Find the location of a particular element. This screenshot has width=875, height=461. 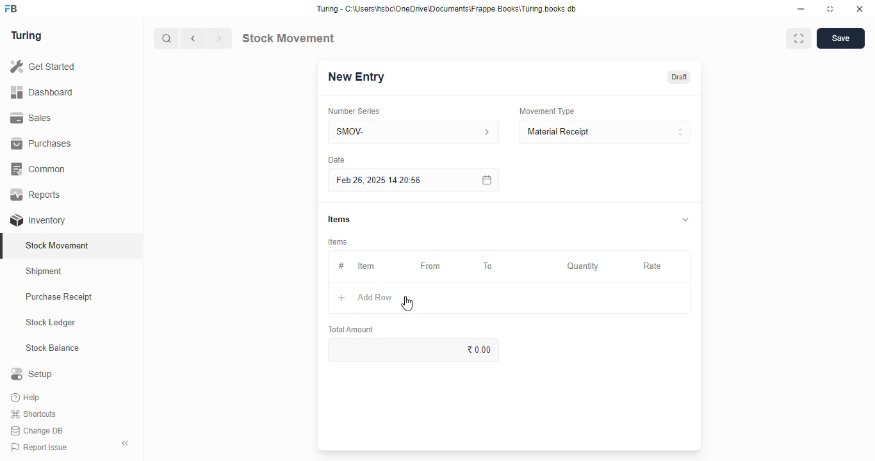

stock movement is located at coordinates (58, 245).